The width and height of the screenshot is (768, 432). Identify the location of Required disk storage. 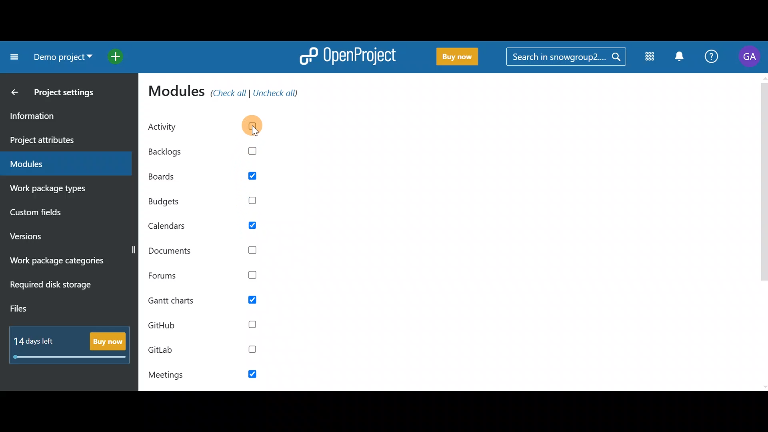
(59, 289).